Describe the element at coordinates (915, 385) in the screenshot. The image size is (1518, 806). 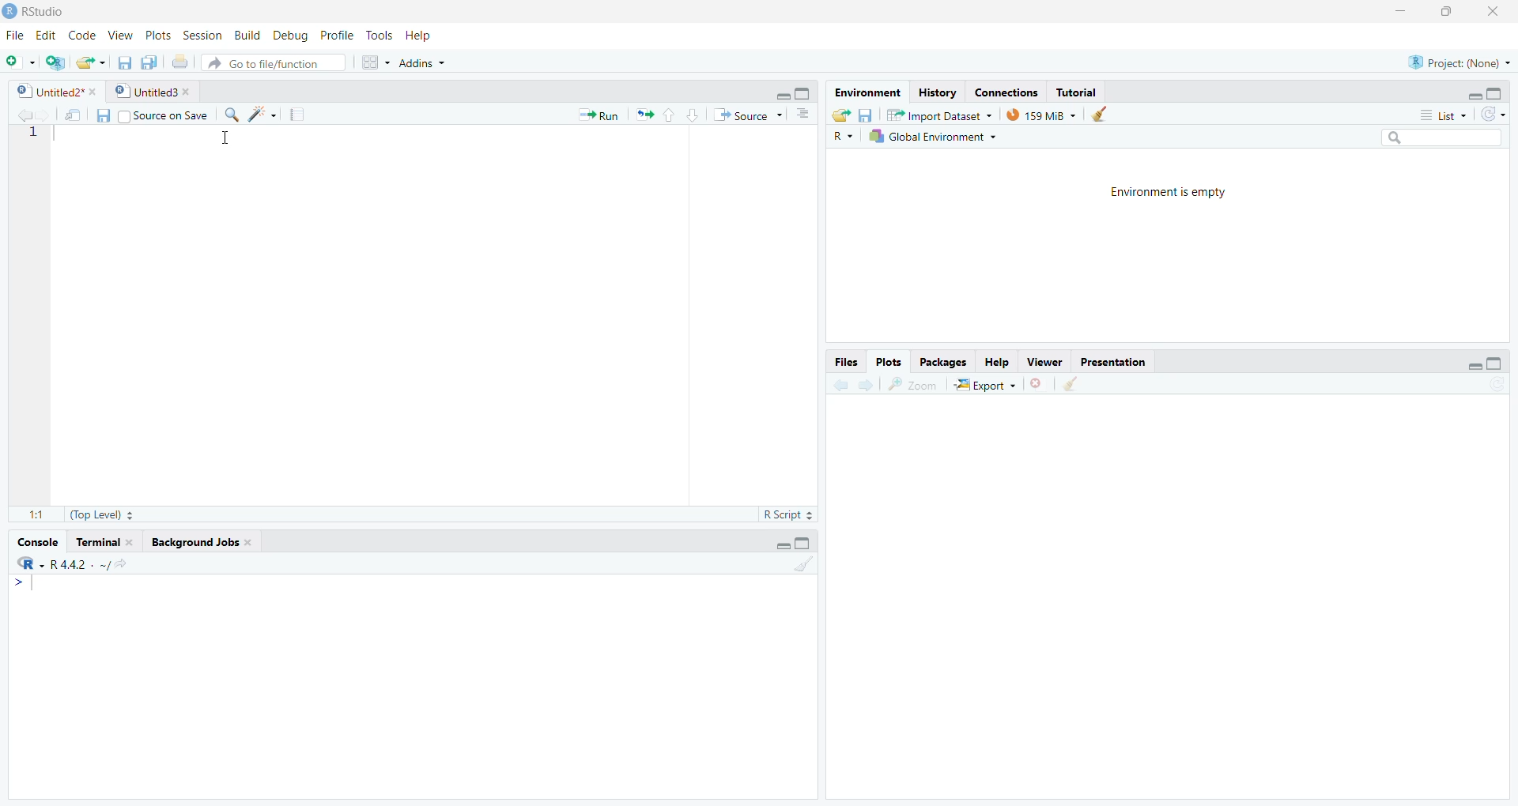
I see `Zoom` at that location.